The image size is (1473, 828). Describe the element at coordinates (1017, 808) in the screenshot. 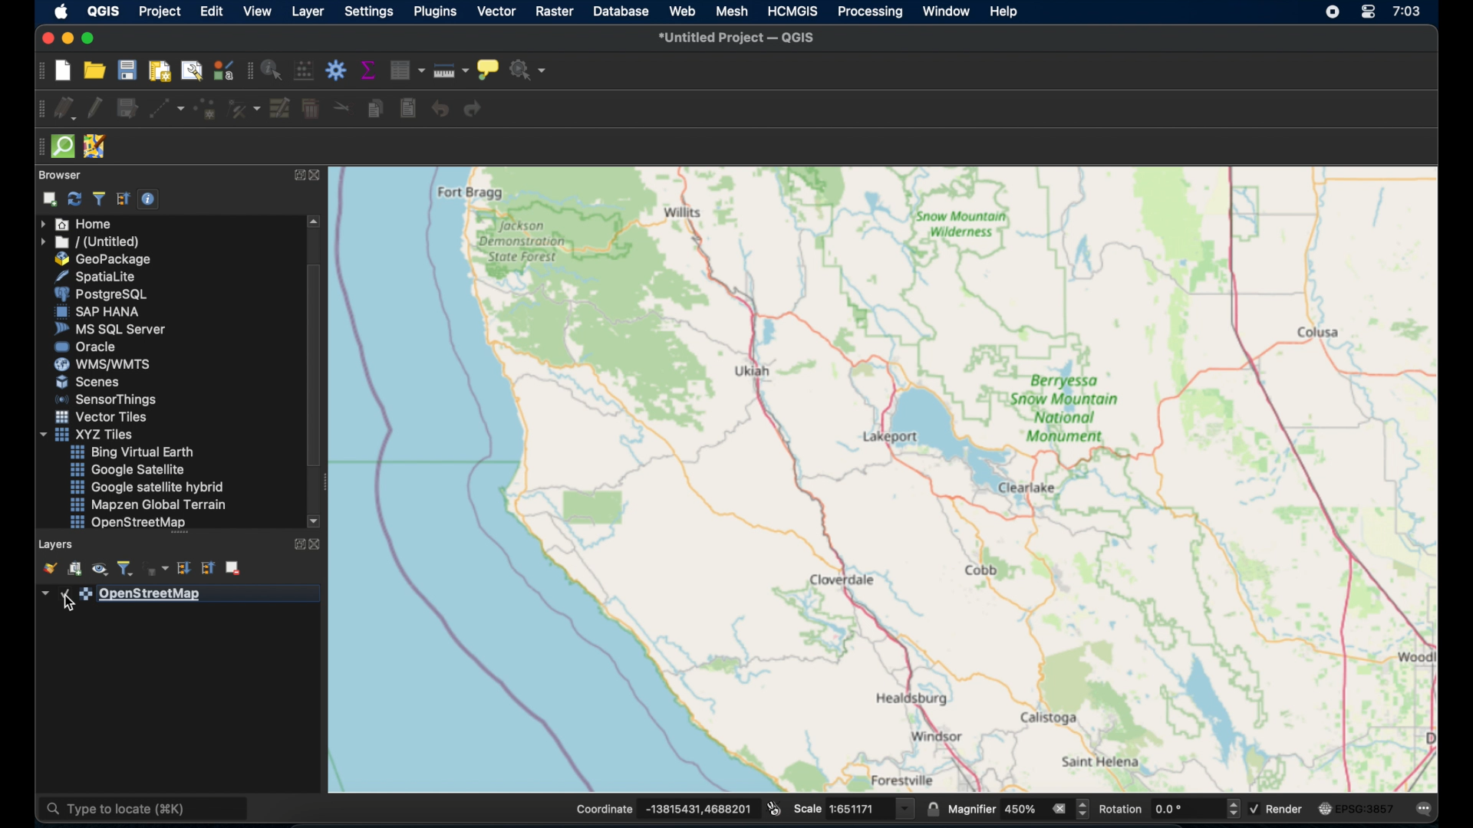

I see `magnifier` at that location.